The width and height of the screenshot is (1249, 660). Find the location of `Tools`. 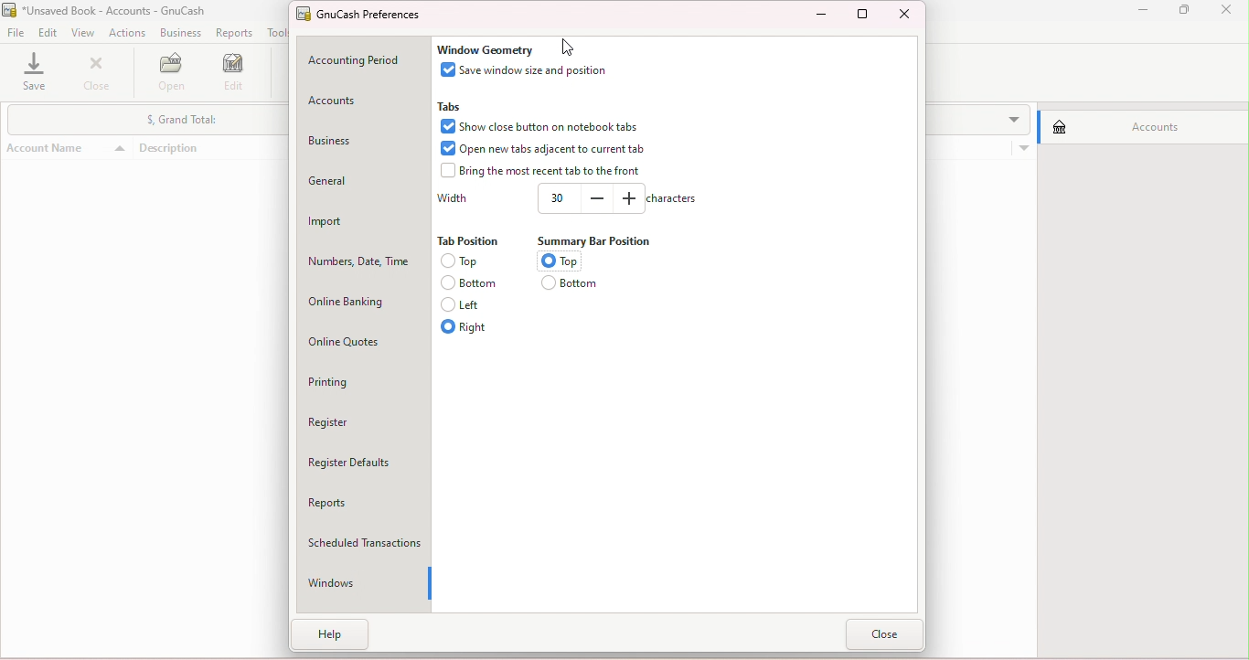

Tools is located at coordinates (280, 32).